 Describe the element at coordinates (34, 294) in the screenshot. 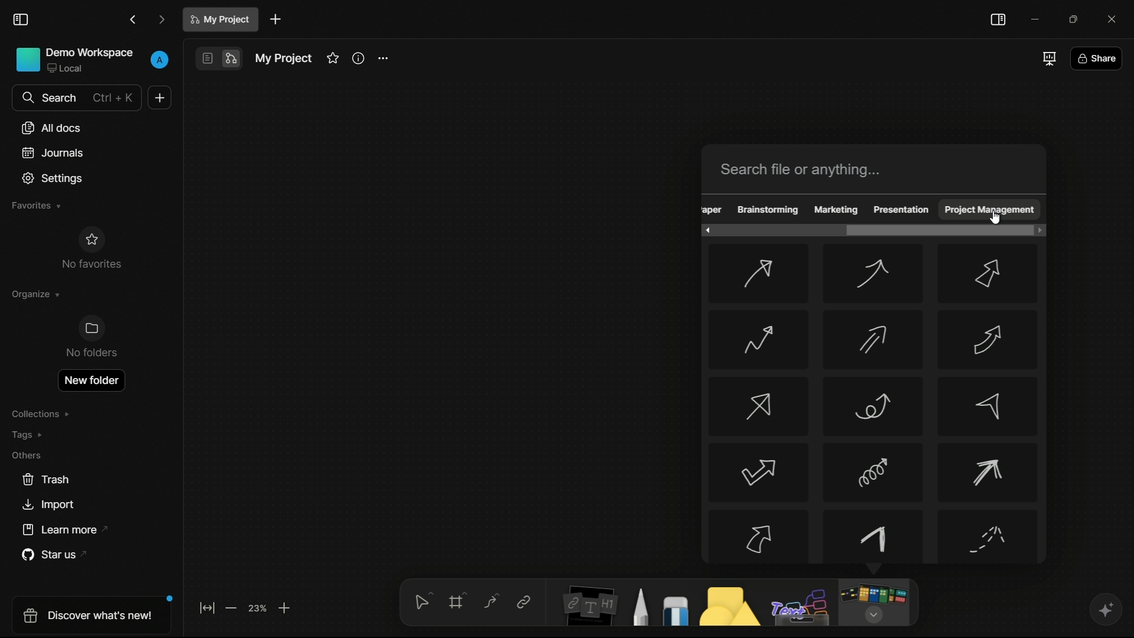

I see `organize` at that location.